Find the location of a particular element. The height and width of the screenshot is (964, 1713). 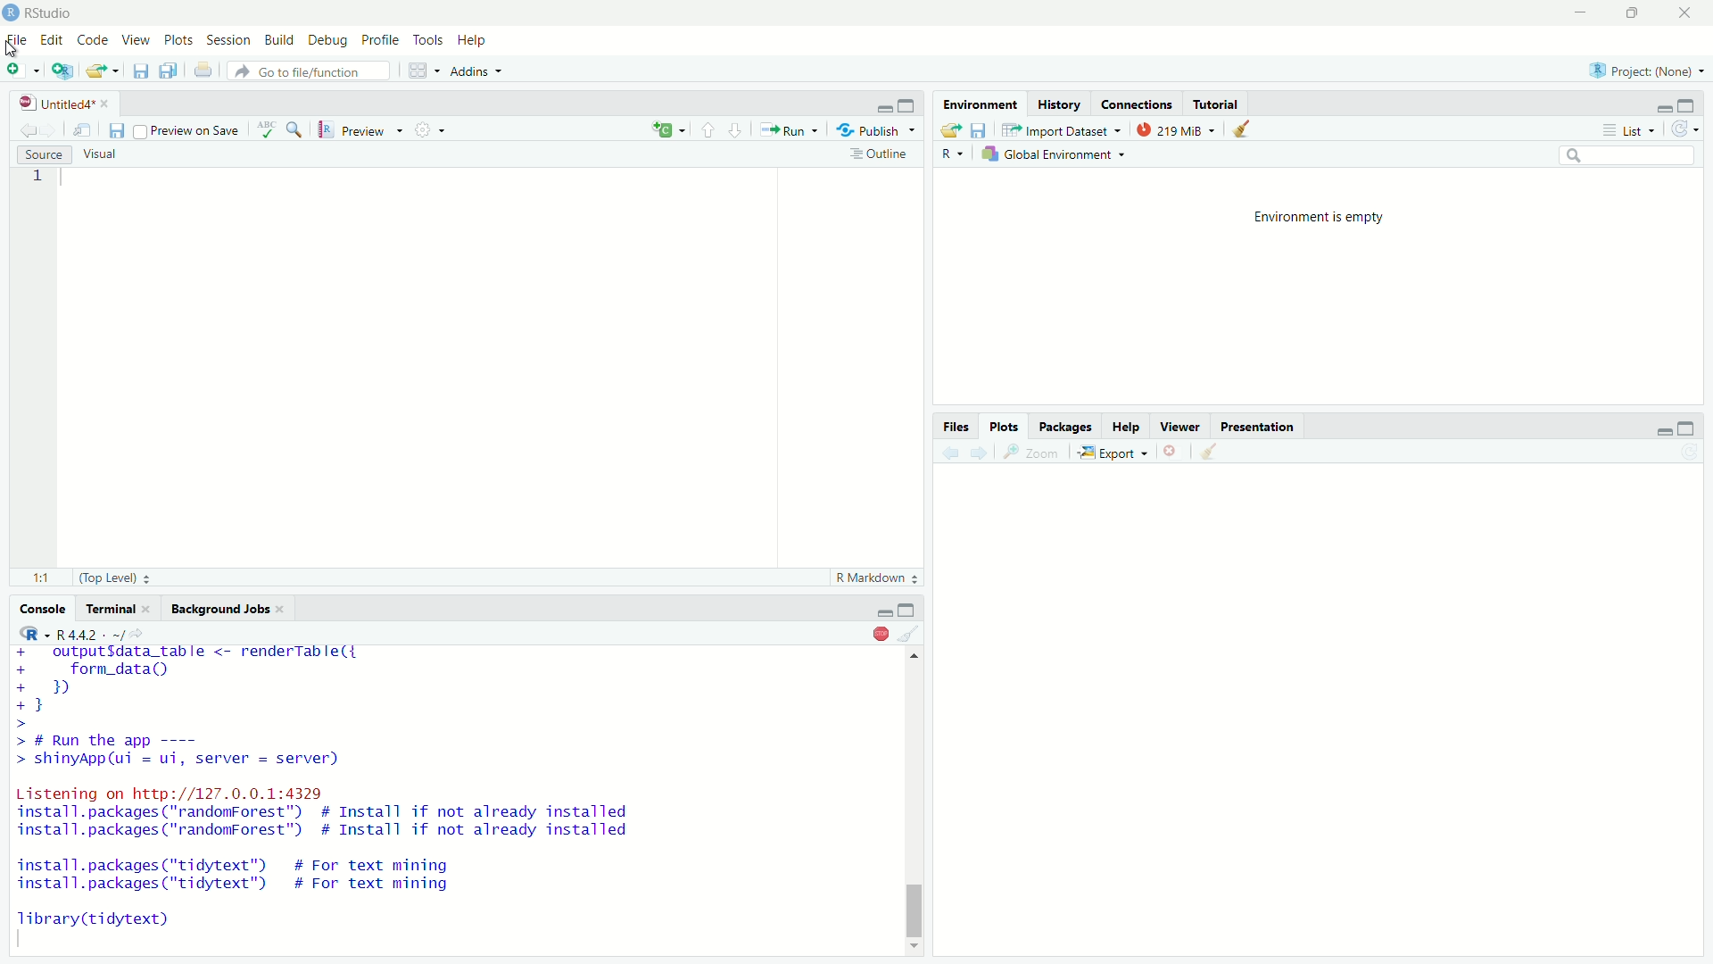

plots is located at coordinates (1003, 427).